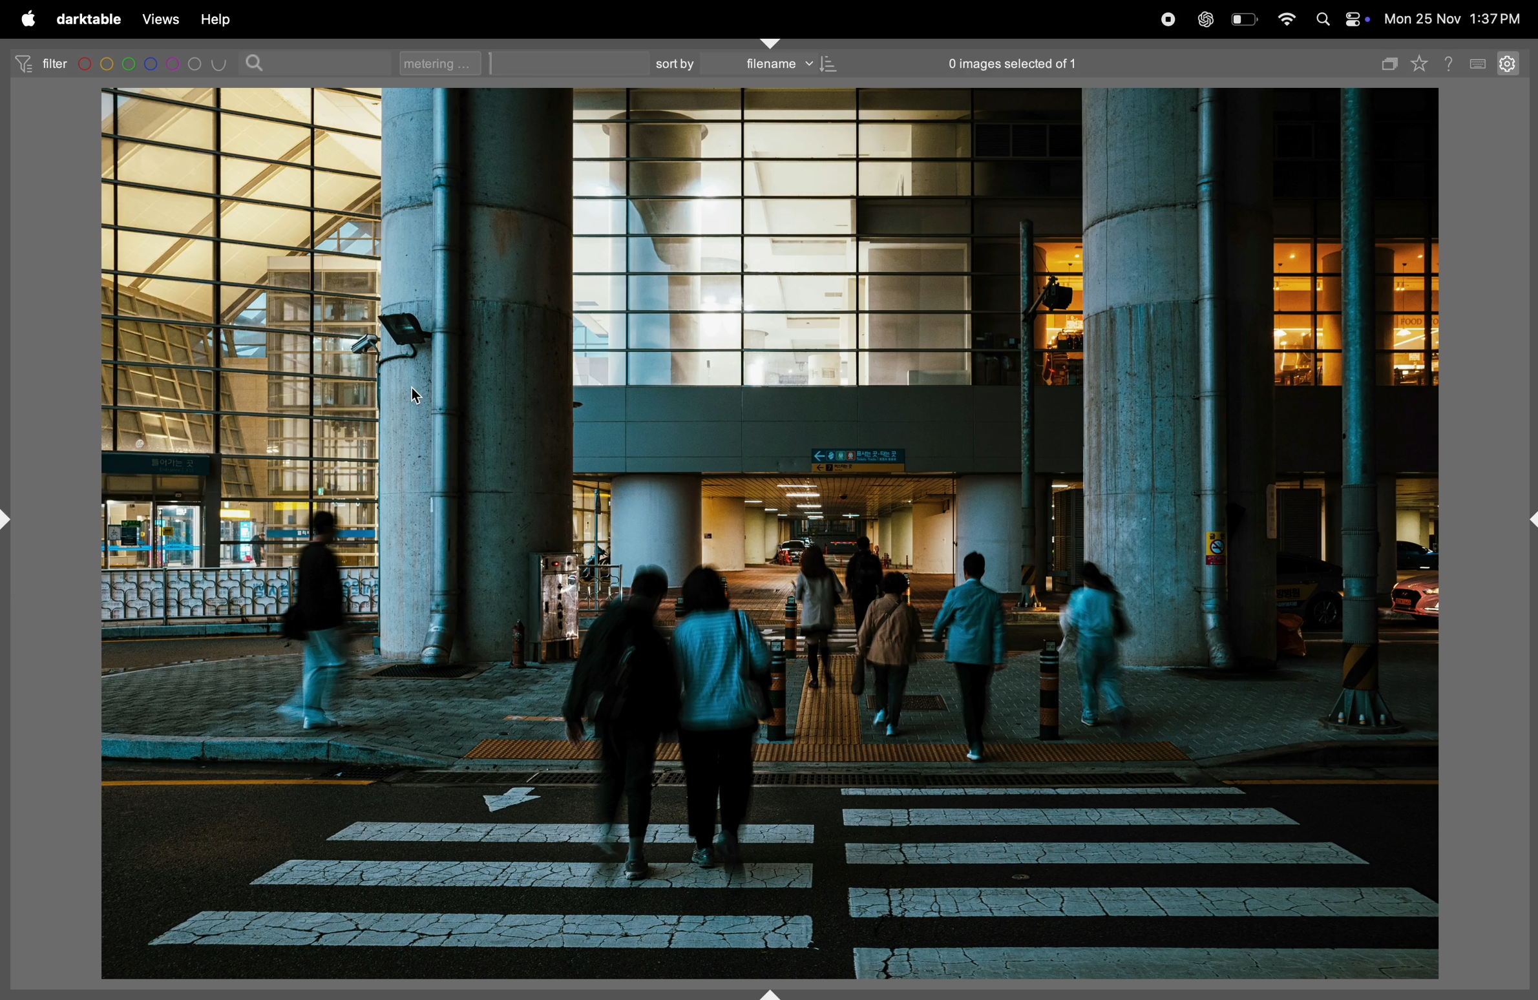 The width and height of the screenshot is (1538, 1000). I want to click on shift+ctrl+l, so click(10, 517).